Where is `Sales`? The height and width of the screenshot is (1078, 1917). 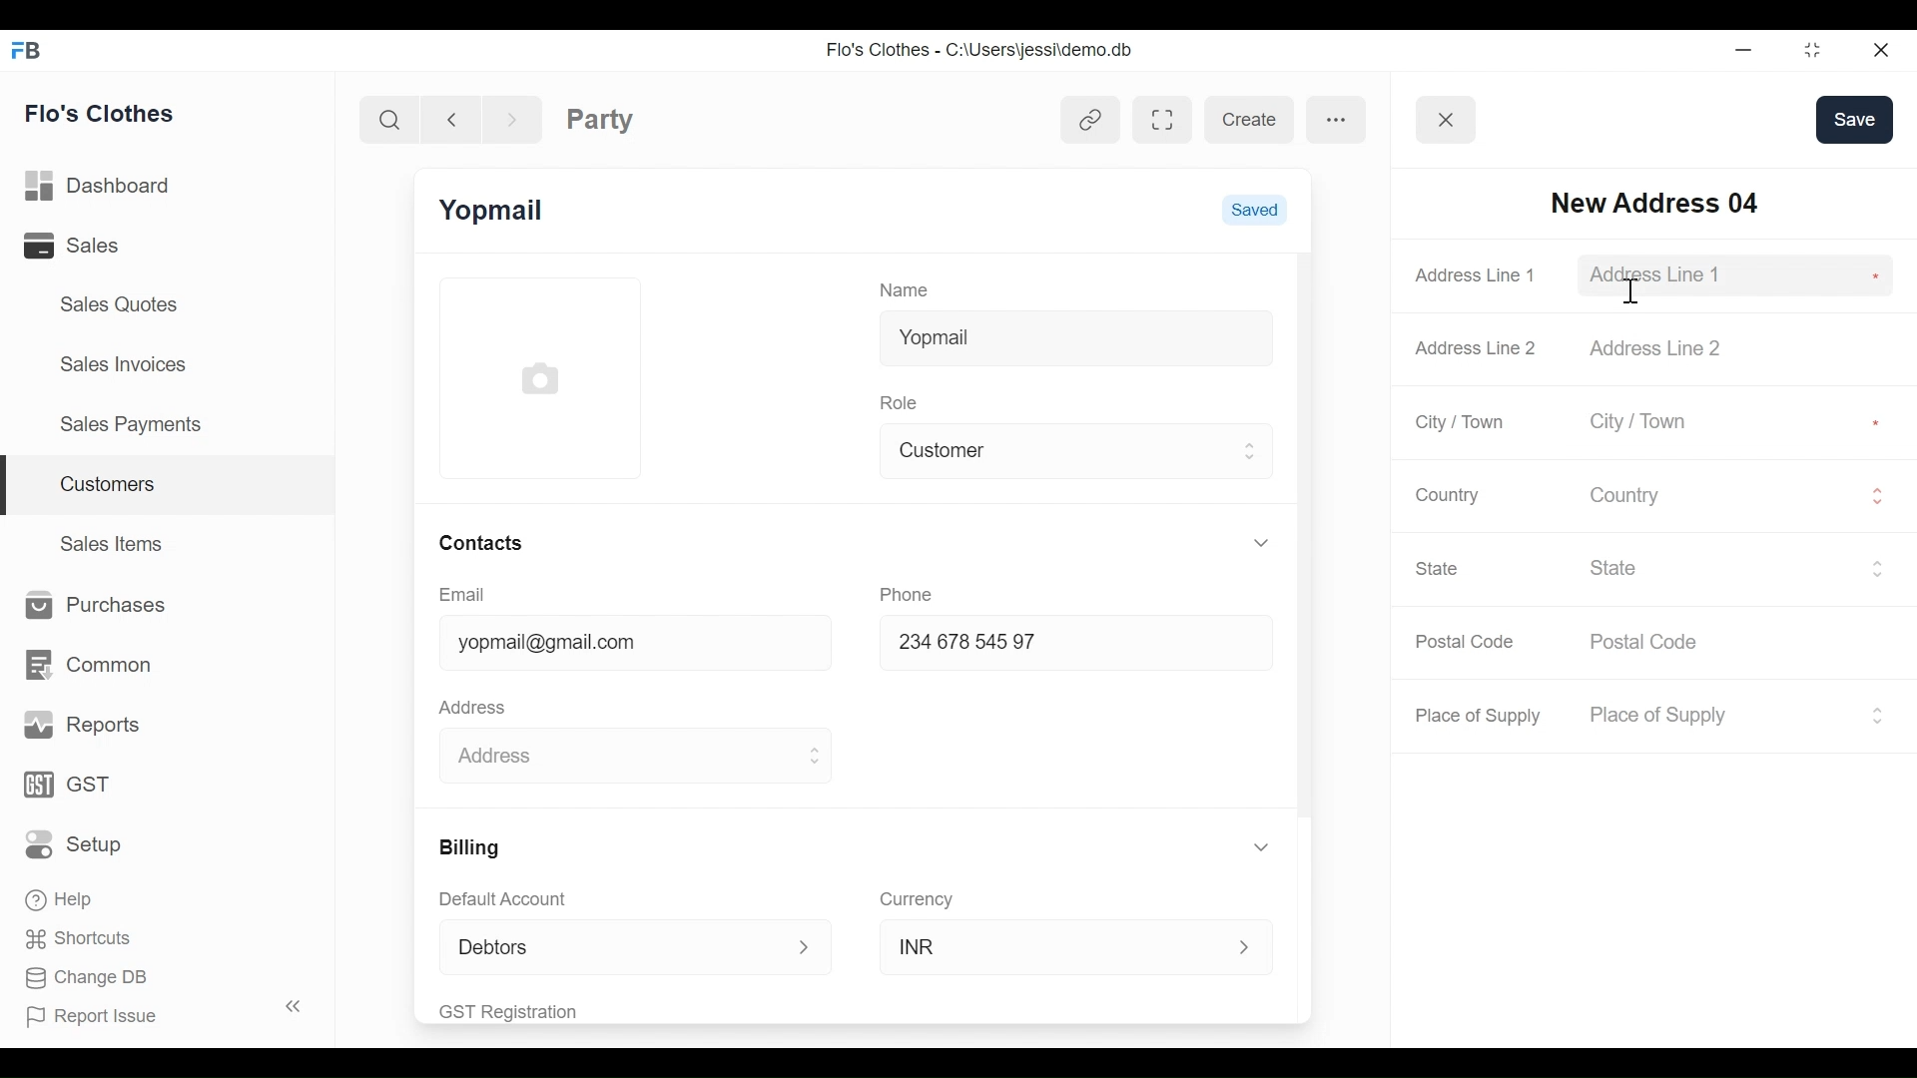
Sales is located at coordinates (99, 245).